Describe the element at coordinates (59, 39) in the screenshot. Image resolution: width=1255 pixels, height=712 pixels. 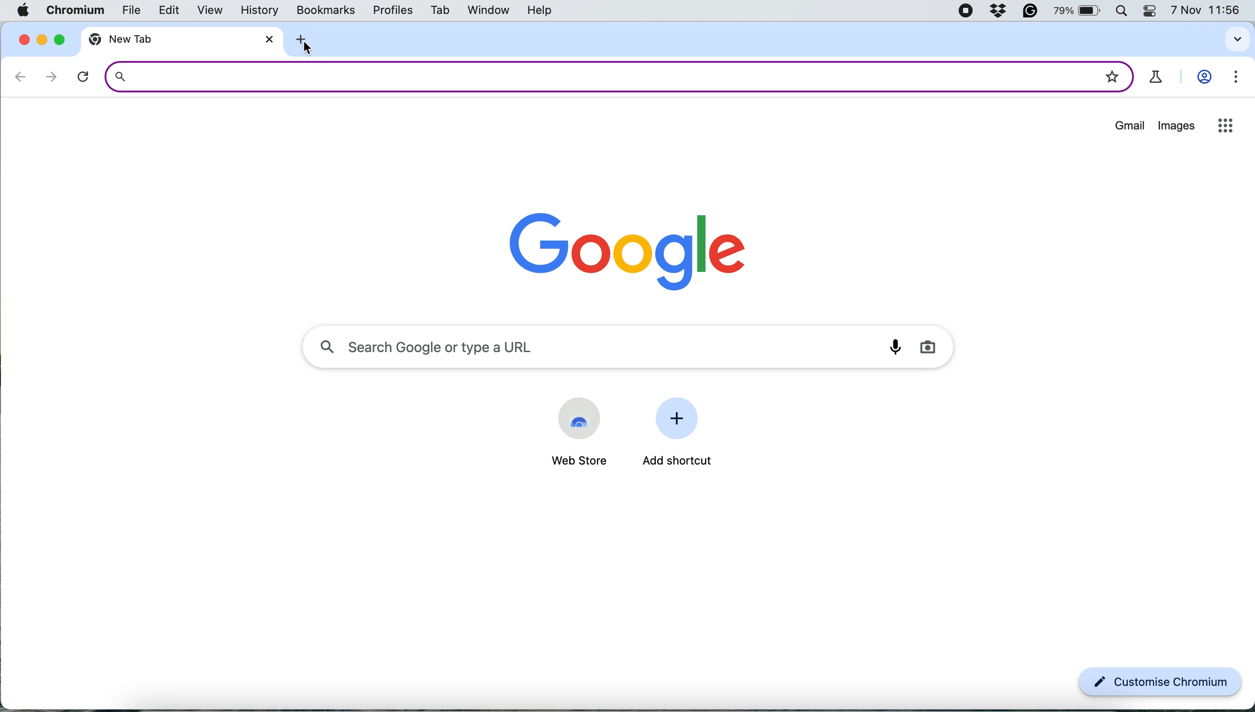
I see `maximise` at that location.